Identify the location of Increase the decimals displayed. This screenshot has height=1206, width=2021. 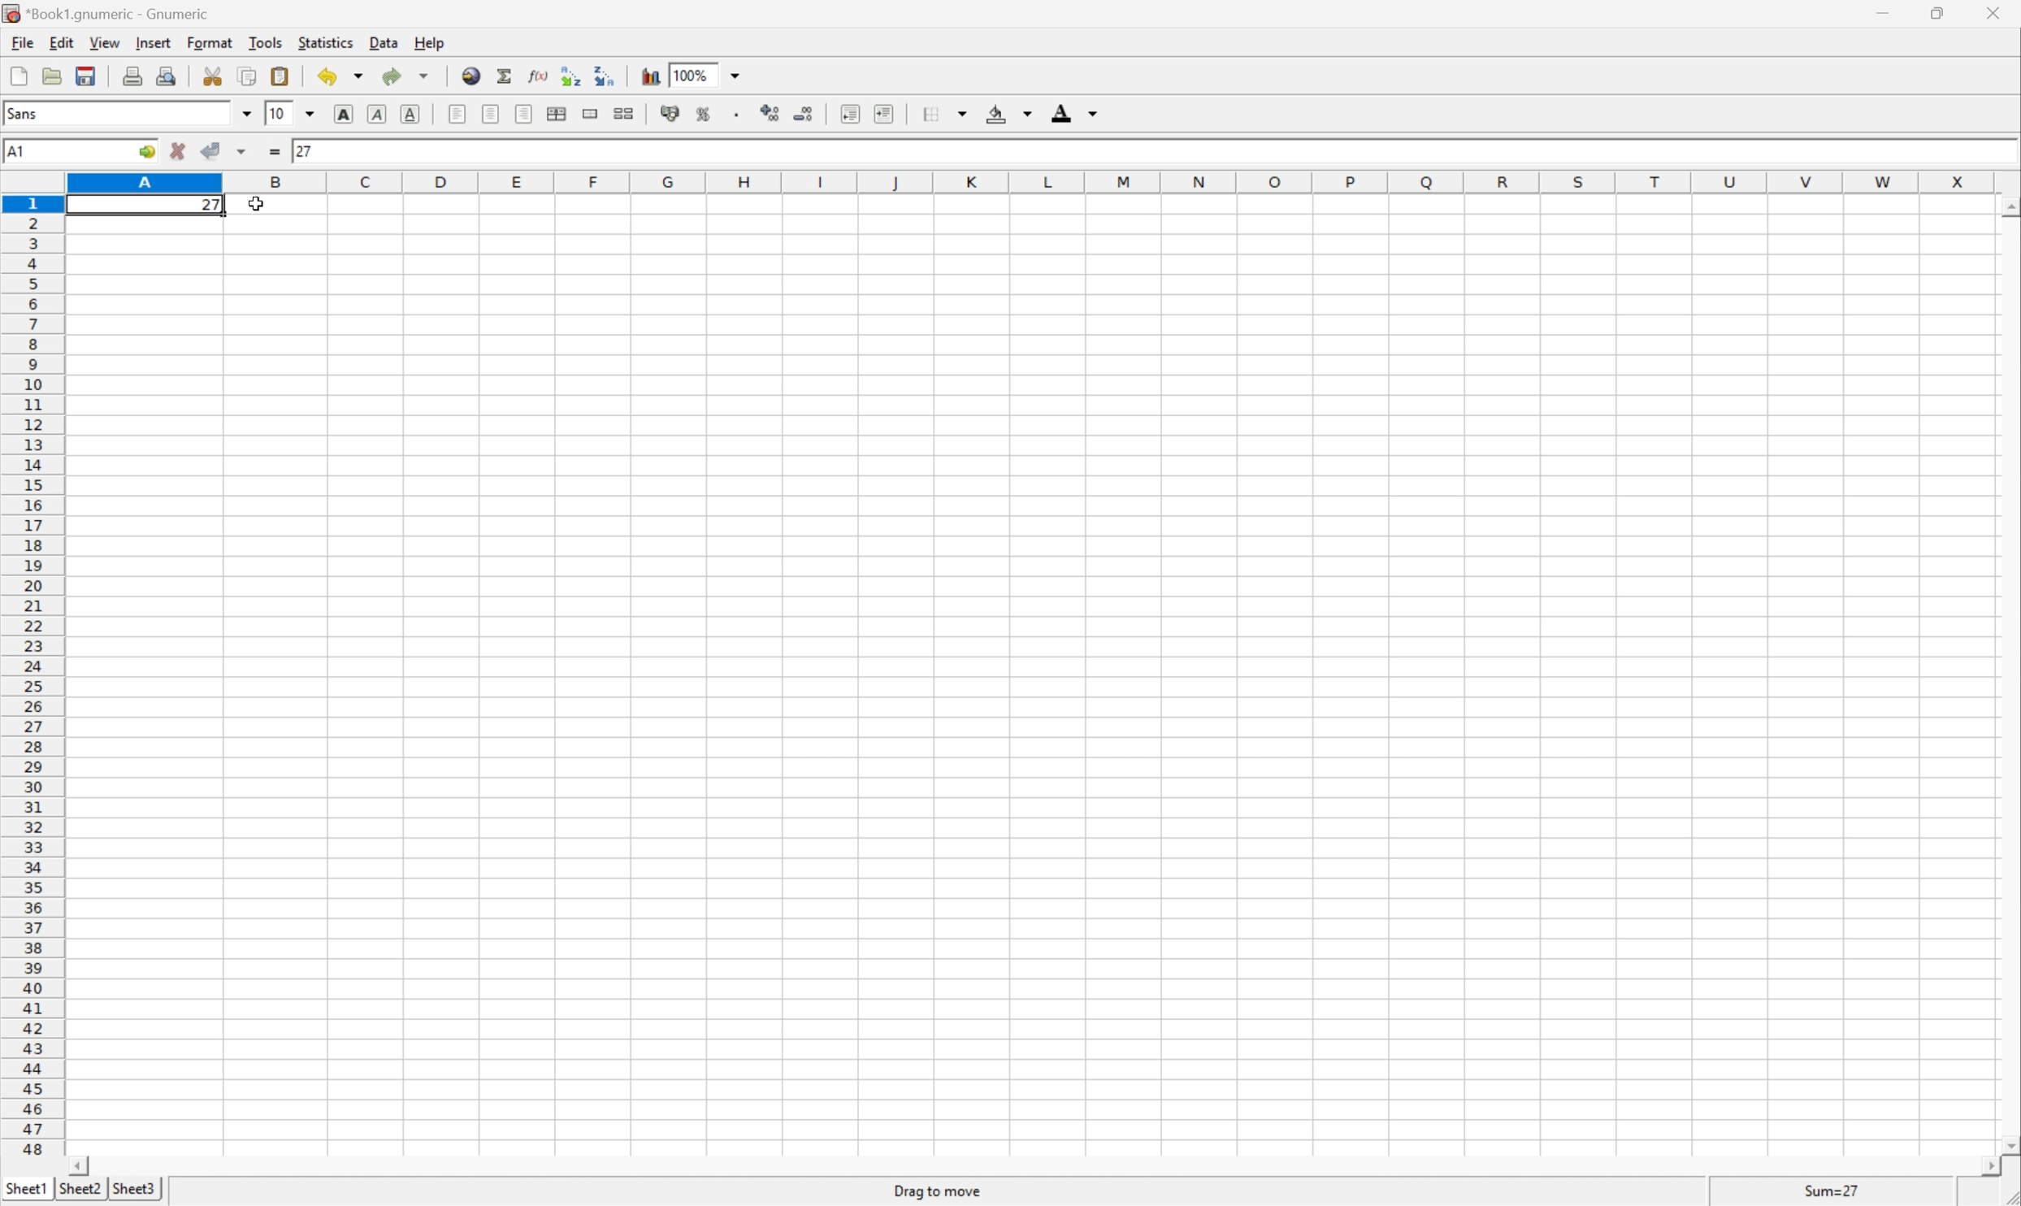
(770, 111).